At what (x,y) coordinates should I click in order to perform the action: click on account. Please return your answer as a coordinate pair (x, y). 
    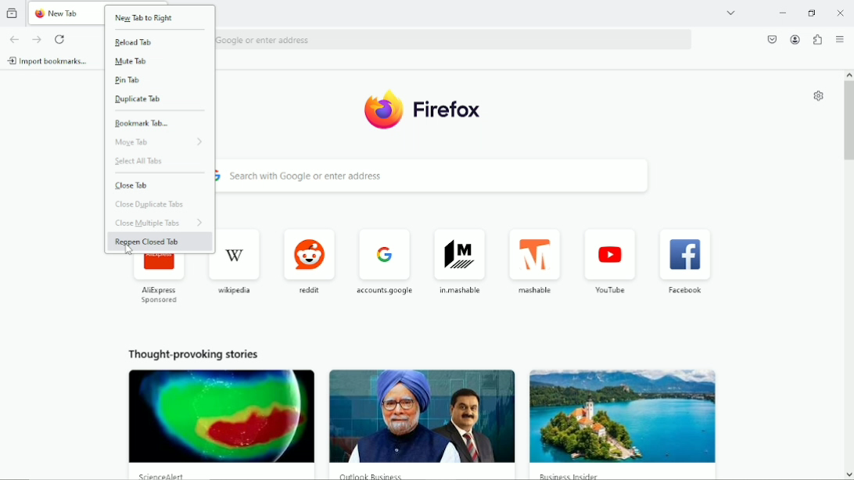
    Looking at the image, I should click on (796, 38).